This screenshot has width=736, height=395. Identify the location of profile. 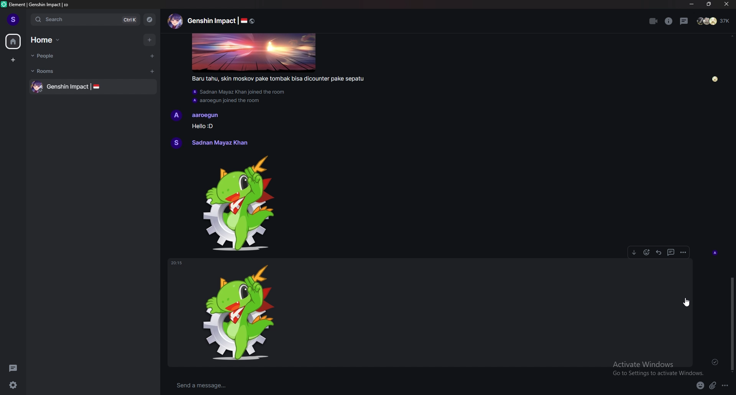
(14, 19).